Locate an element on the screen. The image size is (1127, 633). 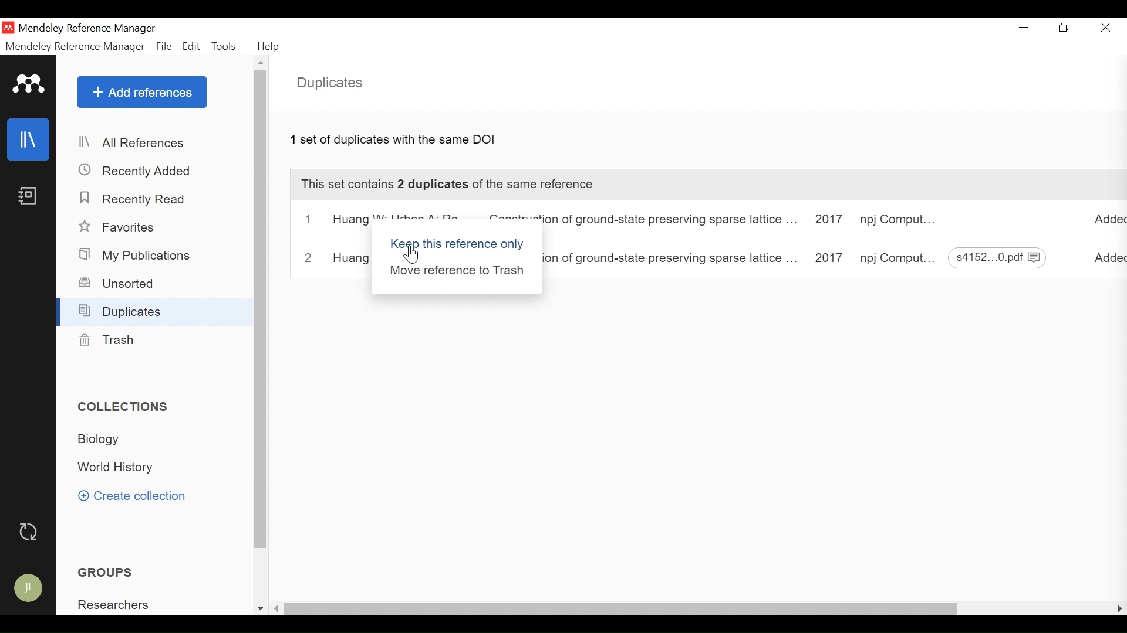
Journal: Computational is located at coordinates (899, 258).